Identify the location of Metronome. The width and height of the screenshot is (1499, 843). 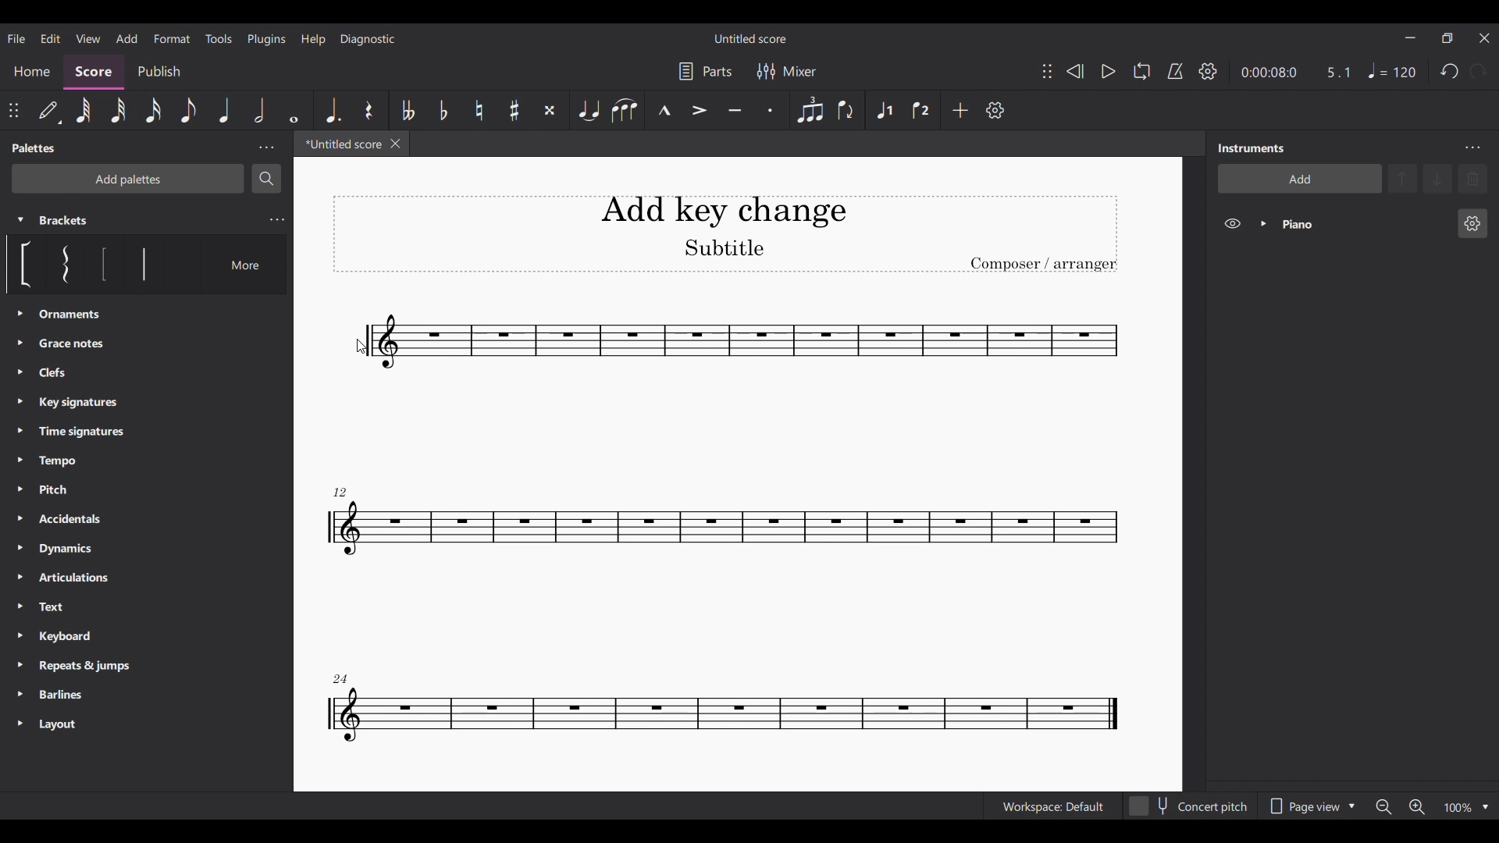
(1175, 71).